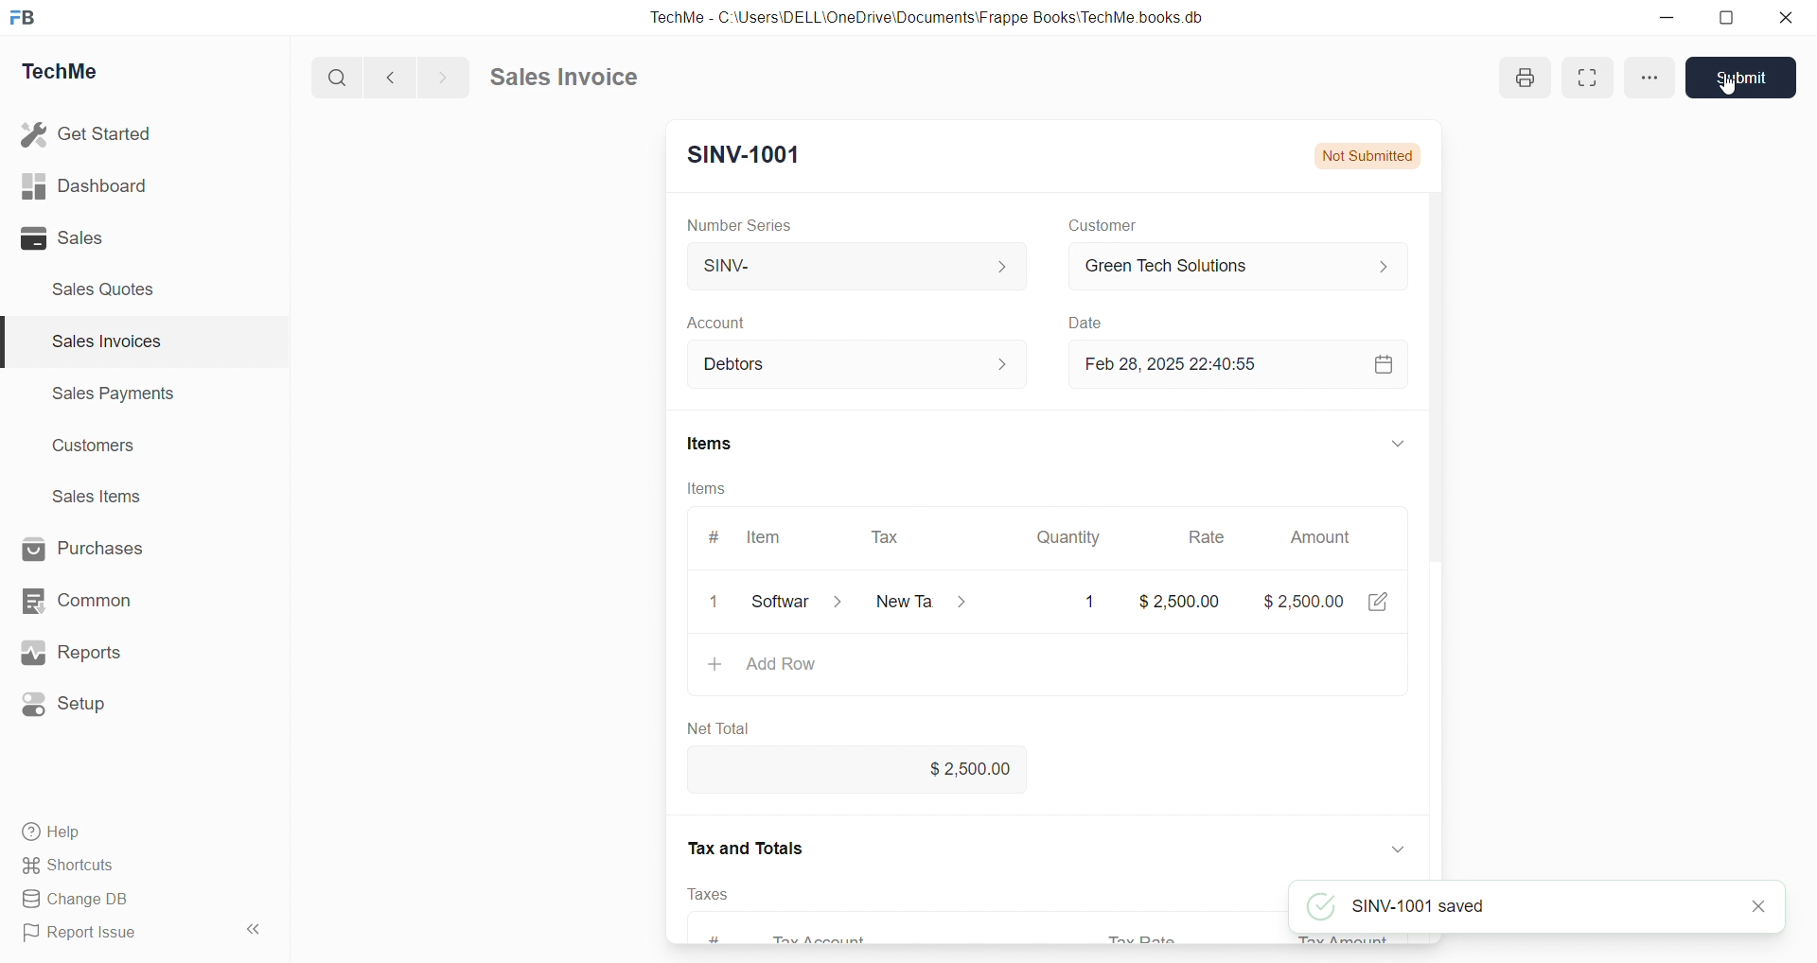 Image resolution: width=1817 pixels, height=963 pixels. Describe the element at coordinates (1728, 85) in the screenshot. I see `cursor` at that location.